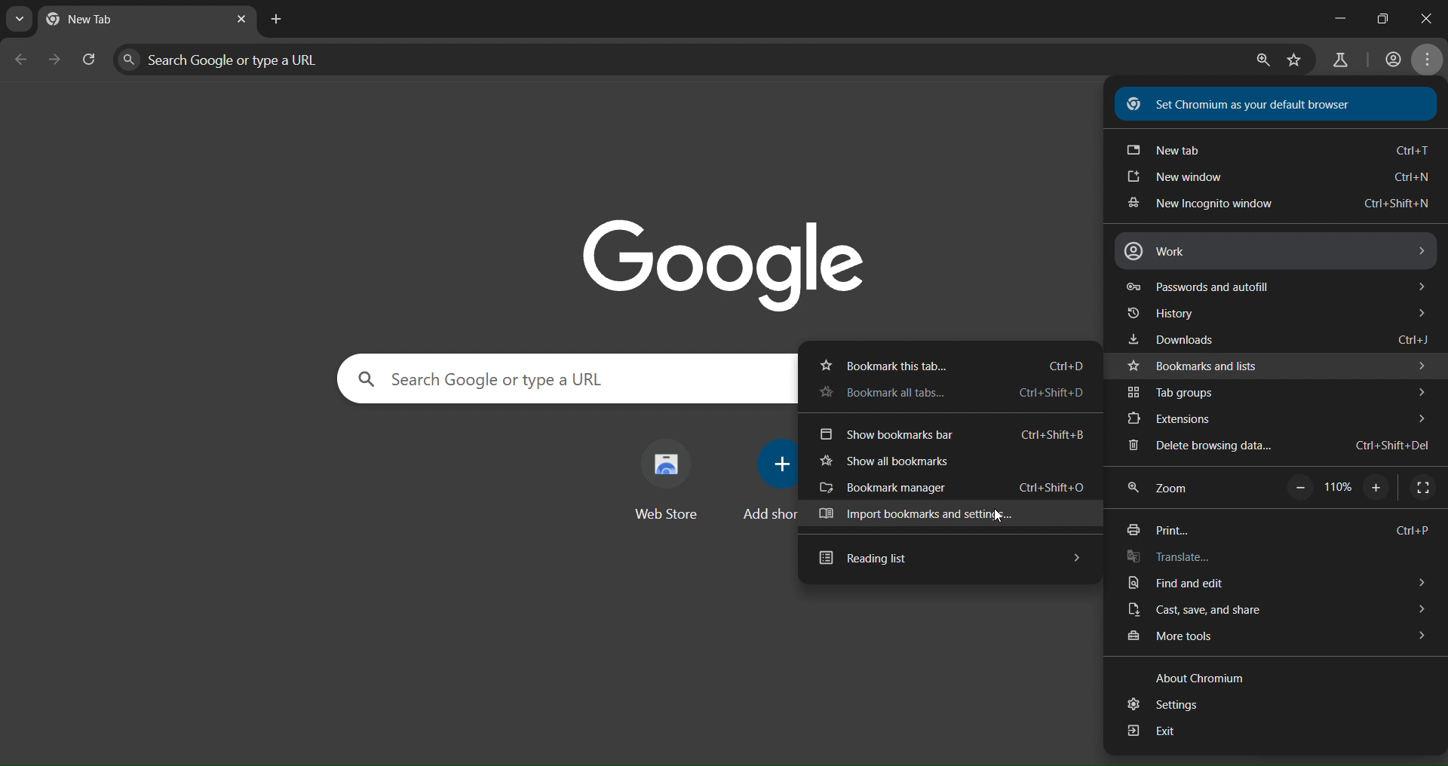 The width and height of the screenshot is (1448, 766). I want to click on Set Chromium as your default browser, so click(1278, 104).